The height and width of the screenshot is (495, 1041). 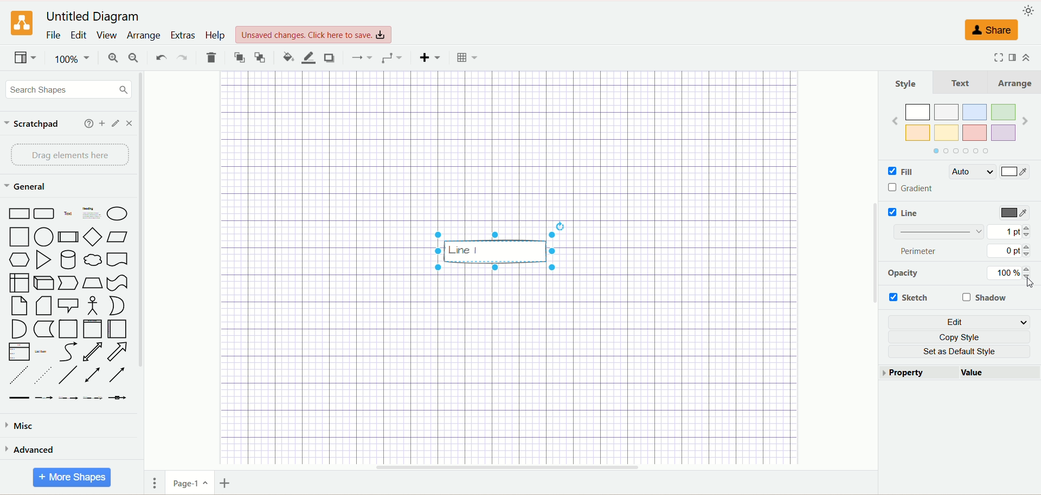 What do you see at coordinates (915, 172) in the screenshot?
I see `Fille` at bounding box center [915, 172].